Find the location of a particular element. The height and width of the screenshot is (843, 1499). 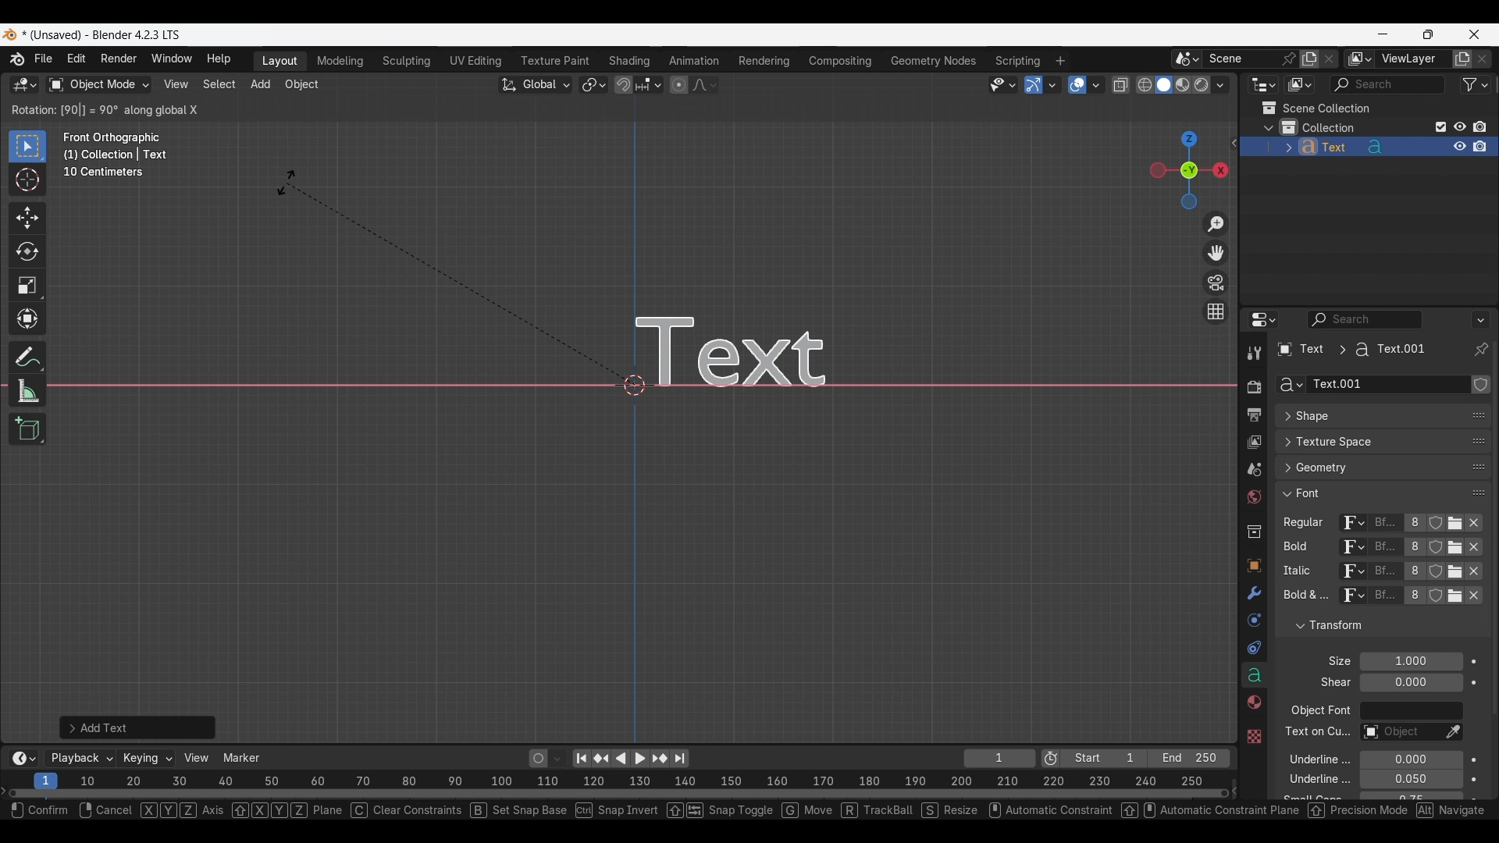

Display filter is located at coordinates (1365, 319).